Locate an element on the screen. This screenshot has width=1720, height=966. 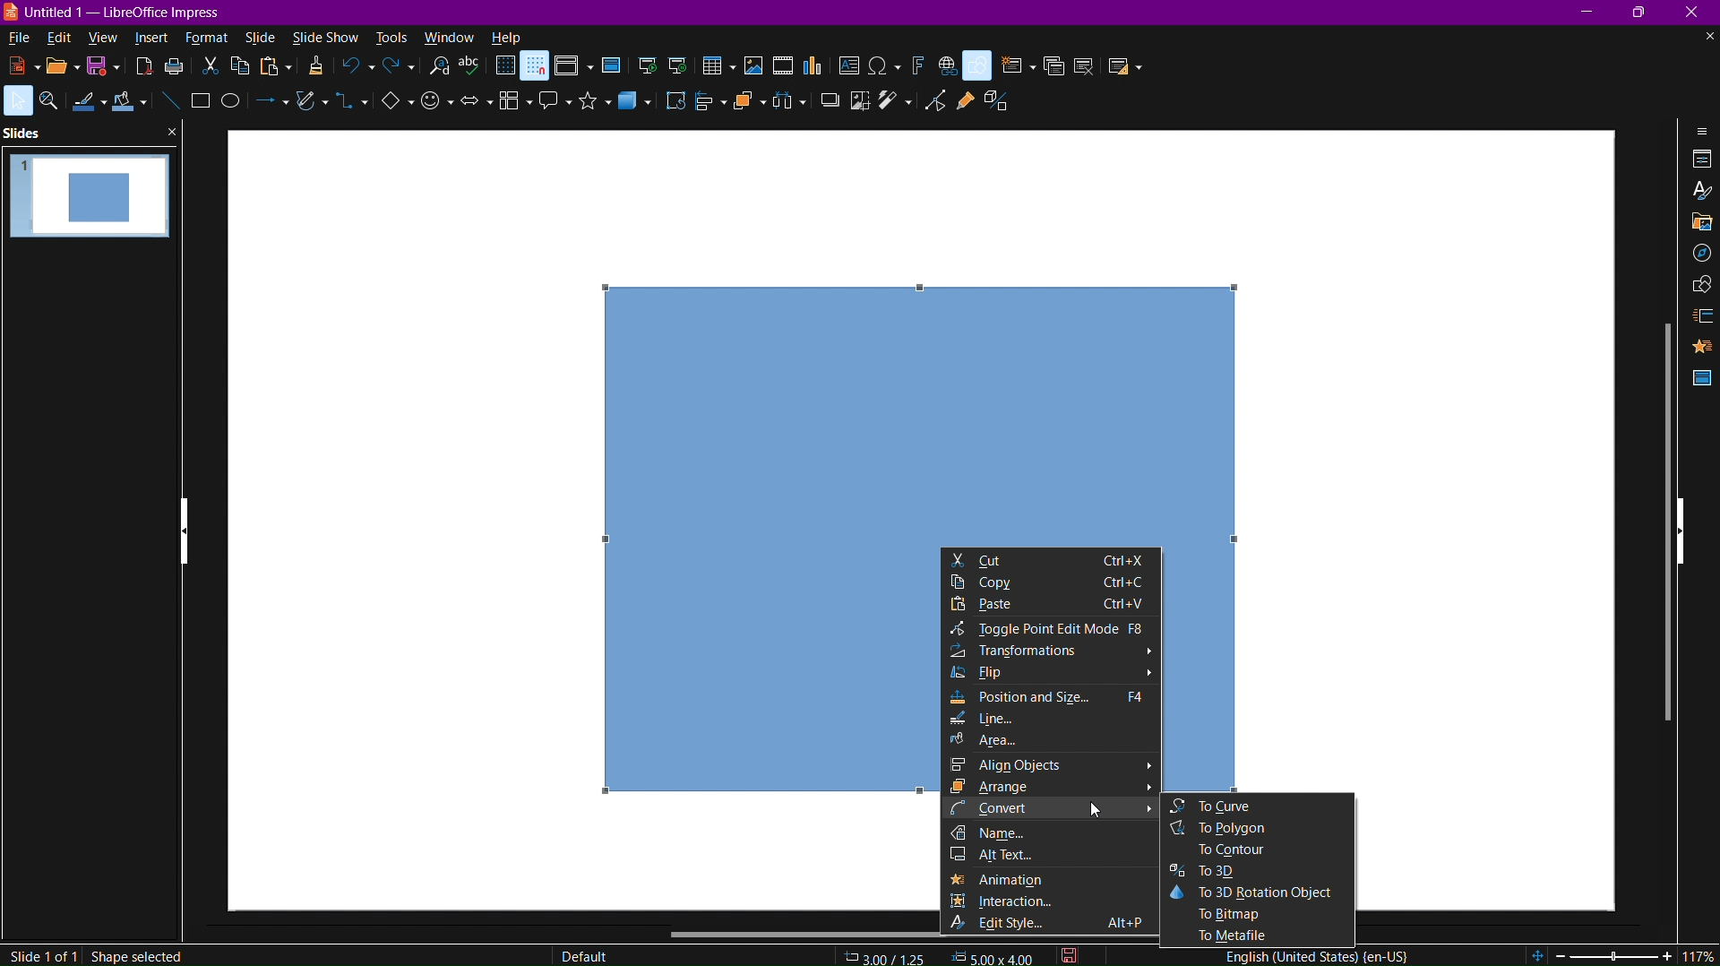
Help is located at coordinates (507, 38).